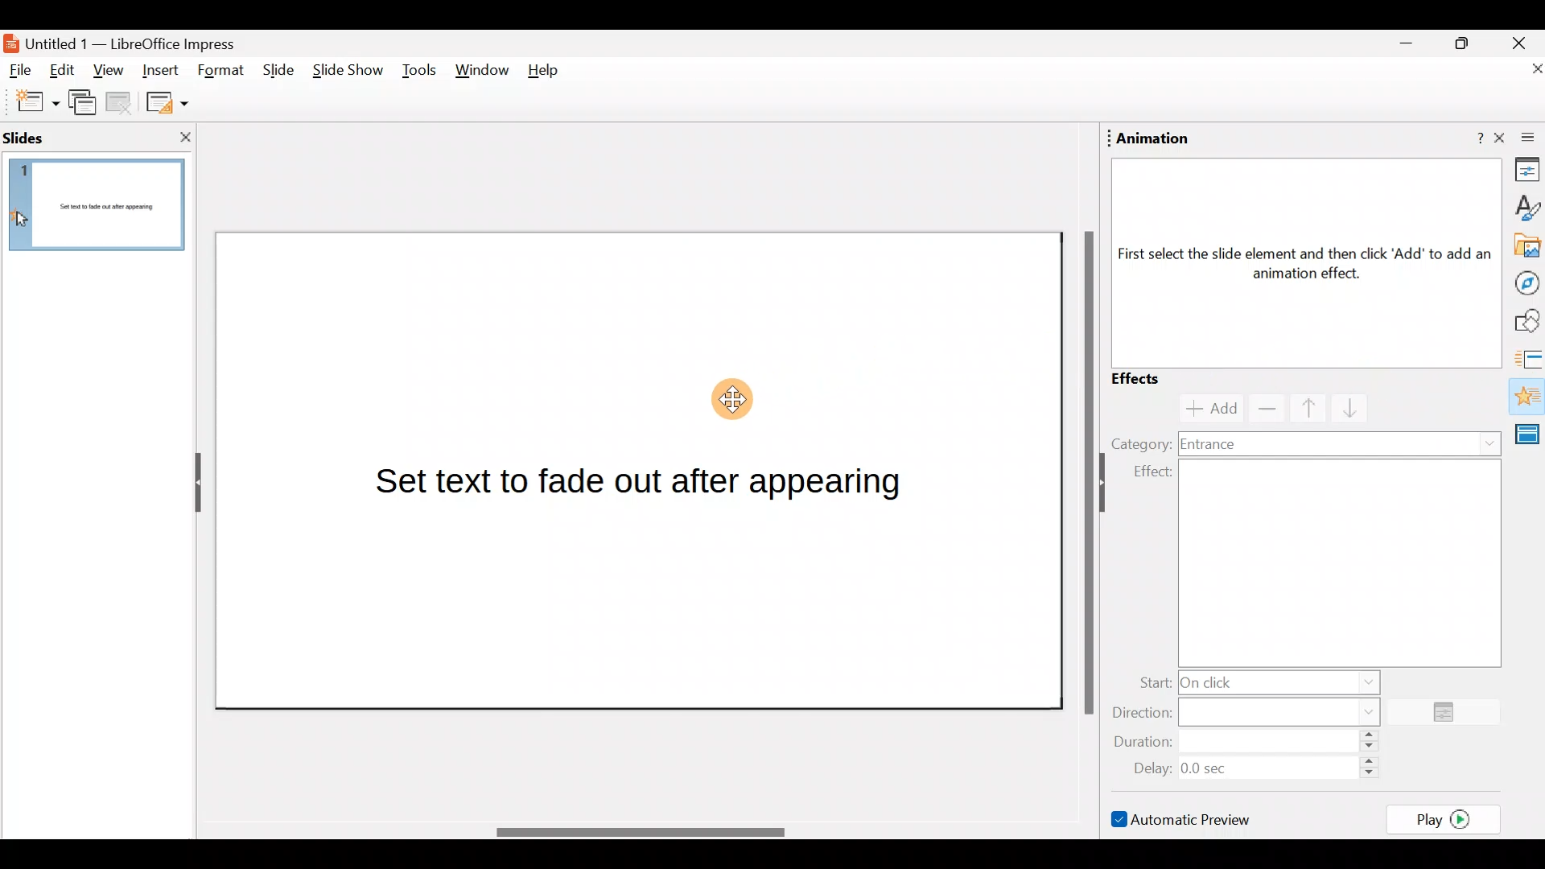 This screenshot has height=869, width=1545. I want to click on Slide show, so click(346, 74).